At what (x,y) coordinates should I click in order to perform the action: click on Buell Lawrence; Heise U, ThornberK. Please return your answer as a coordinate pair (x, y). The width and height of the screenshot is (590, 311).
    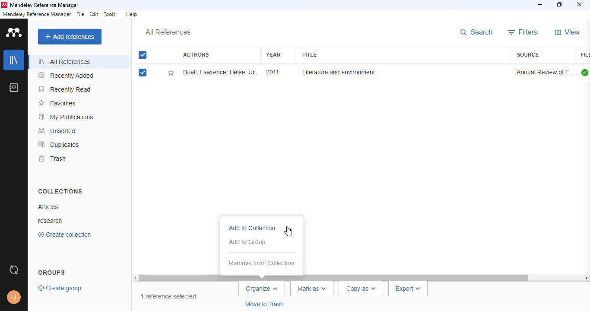
    Looking at the image, I should click on (221, 72).